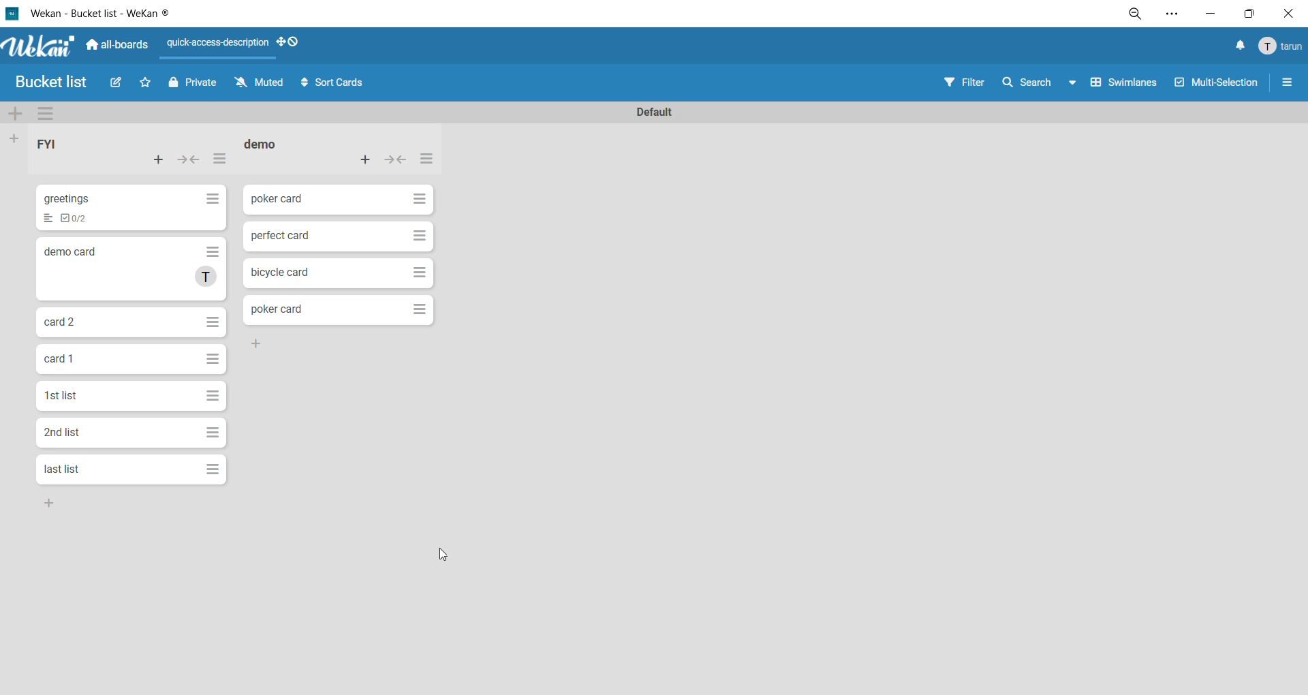  Describe the element at coordinates (76, 219) in the screenshot. I see `To-dos` at that location.